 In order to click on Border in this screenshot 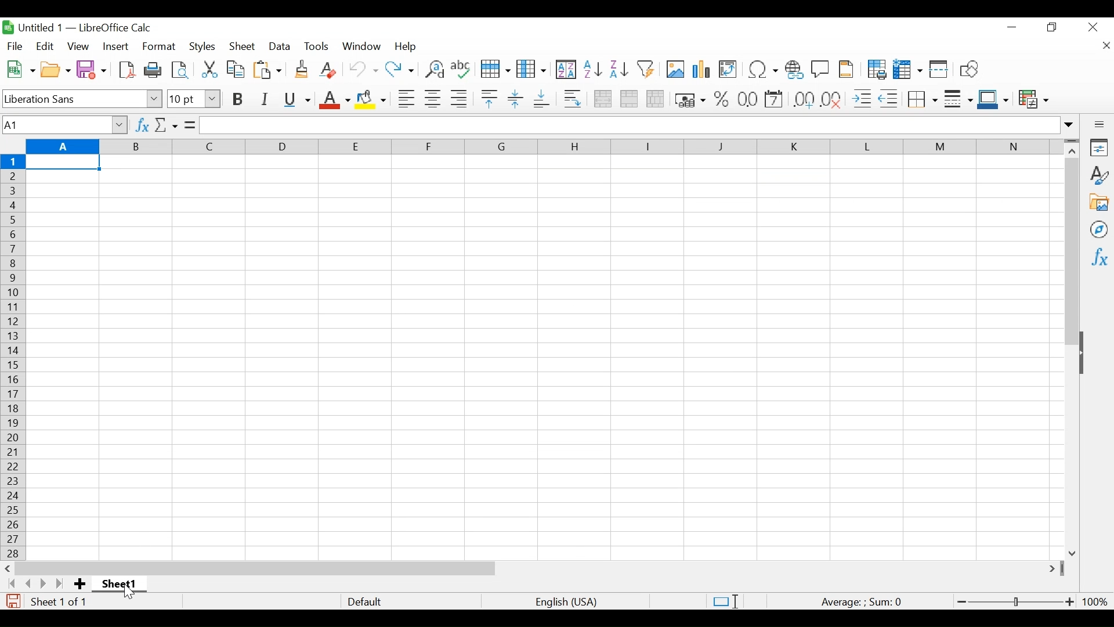, I will do `click(922, 99)`.